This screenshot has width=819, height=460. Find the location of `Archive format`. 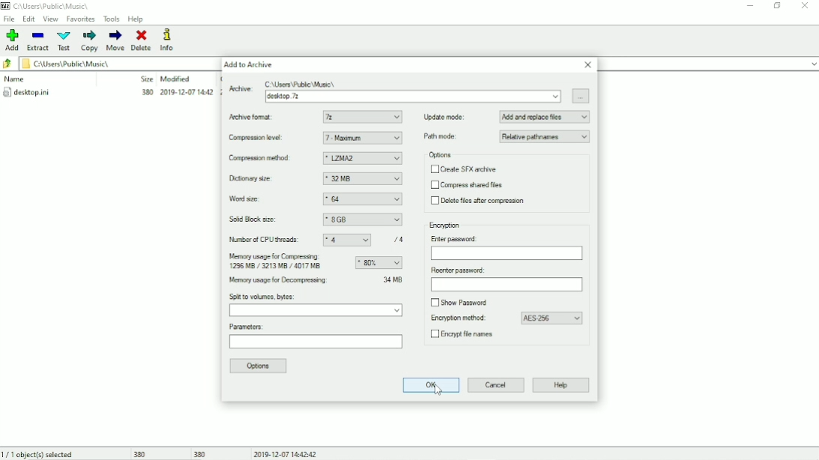

Archive format is located at coordinates (253, 117).